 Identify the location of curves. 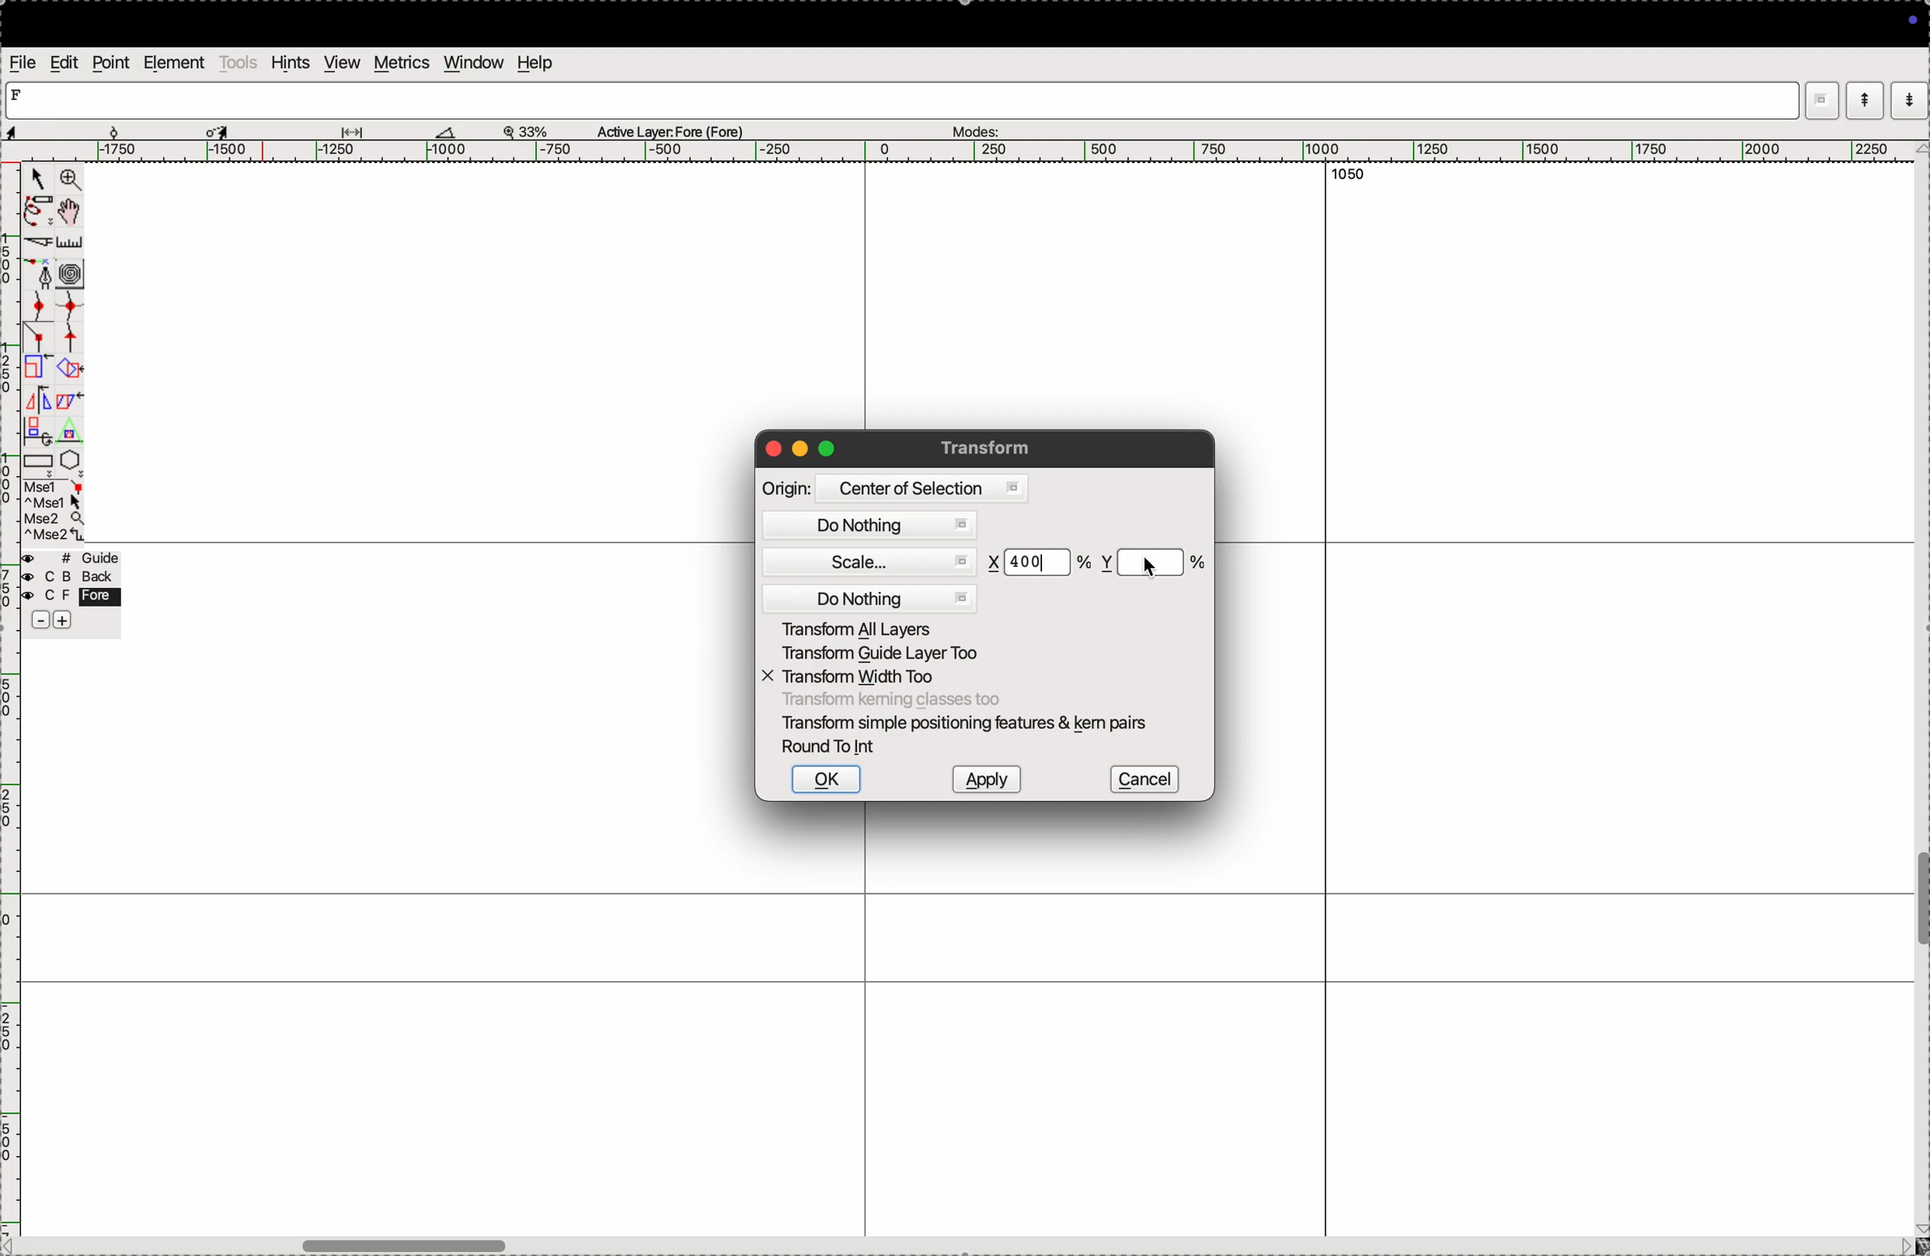
(71, 276).